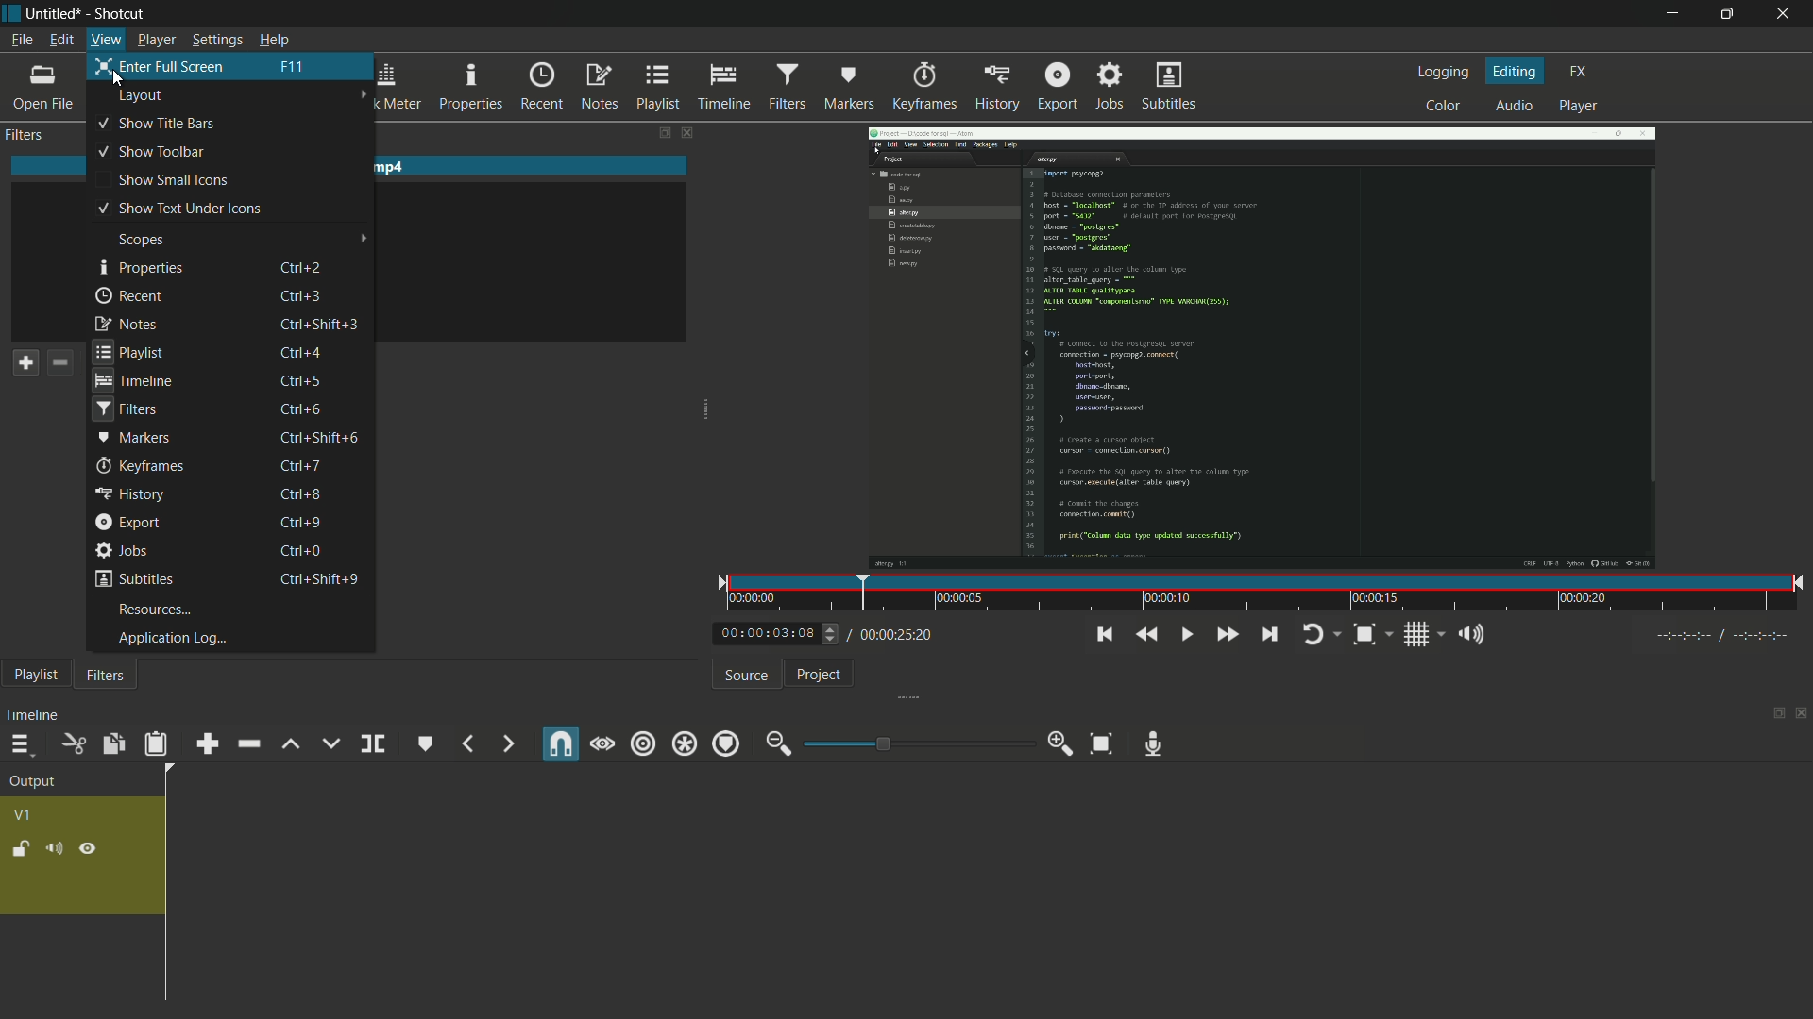 The height and width of the screenshot is (1019, 1813). What do you see at coordinates (1802, 712) in the screenshot?
I see `close timeline pane` at bounding box center [1802, 712].